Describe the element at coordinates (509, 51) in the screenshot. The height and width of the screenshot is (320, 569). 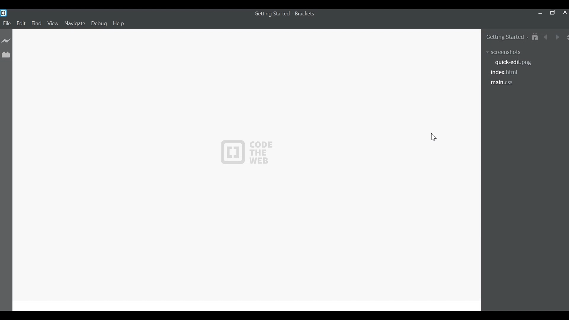
I see `extensions` at that location.